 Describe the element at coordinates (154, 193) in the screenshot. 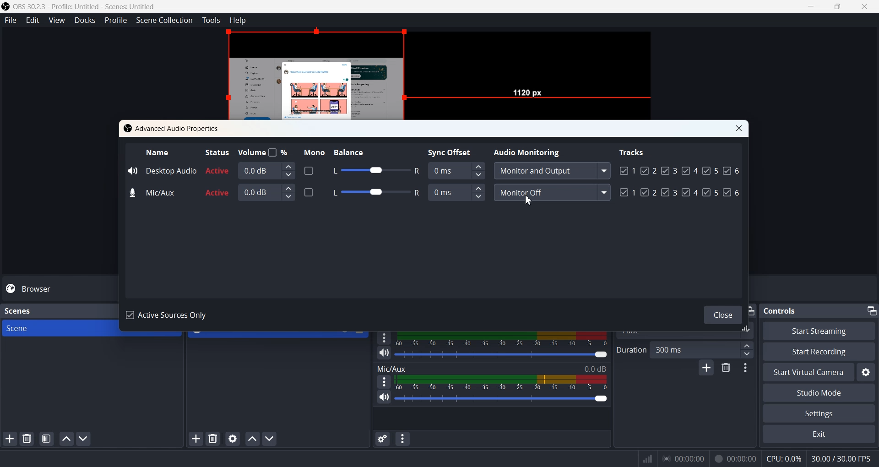

I see `Mic/Aux` at that location.